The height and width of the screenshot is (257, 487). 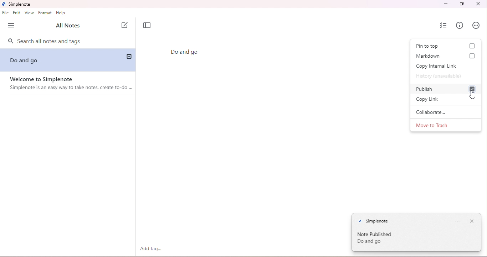 I want to click on copy link, so click(x=436, y=99).